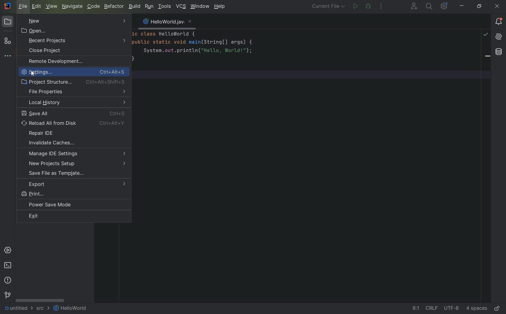  What do you see at coordinates (135, 6) in the screenshot?
I see `BUILD` at bounding box center [135, 6].